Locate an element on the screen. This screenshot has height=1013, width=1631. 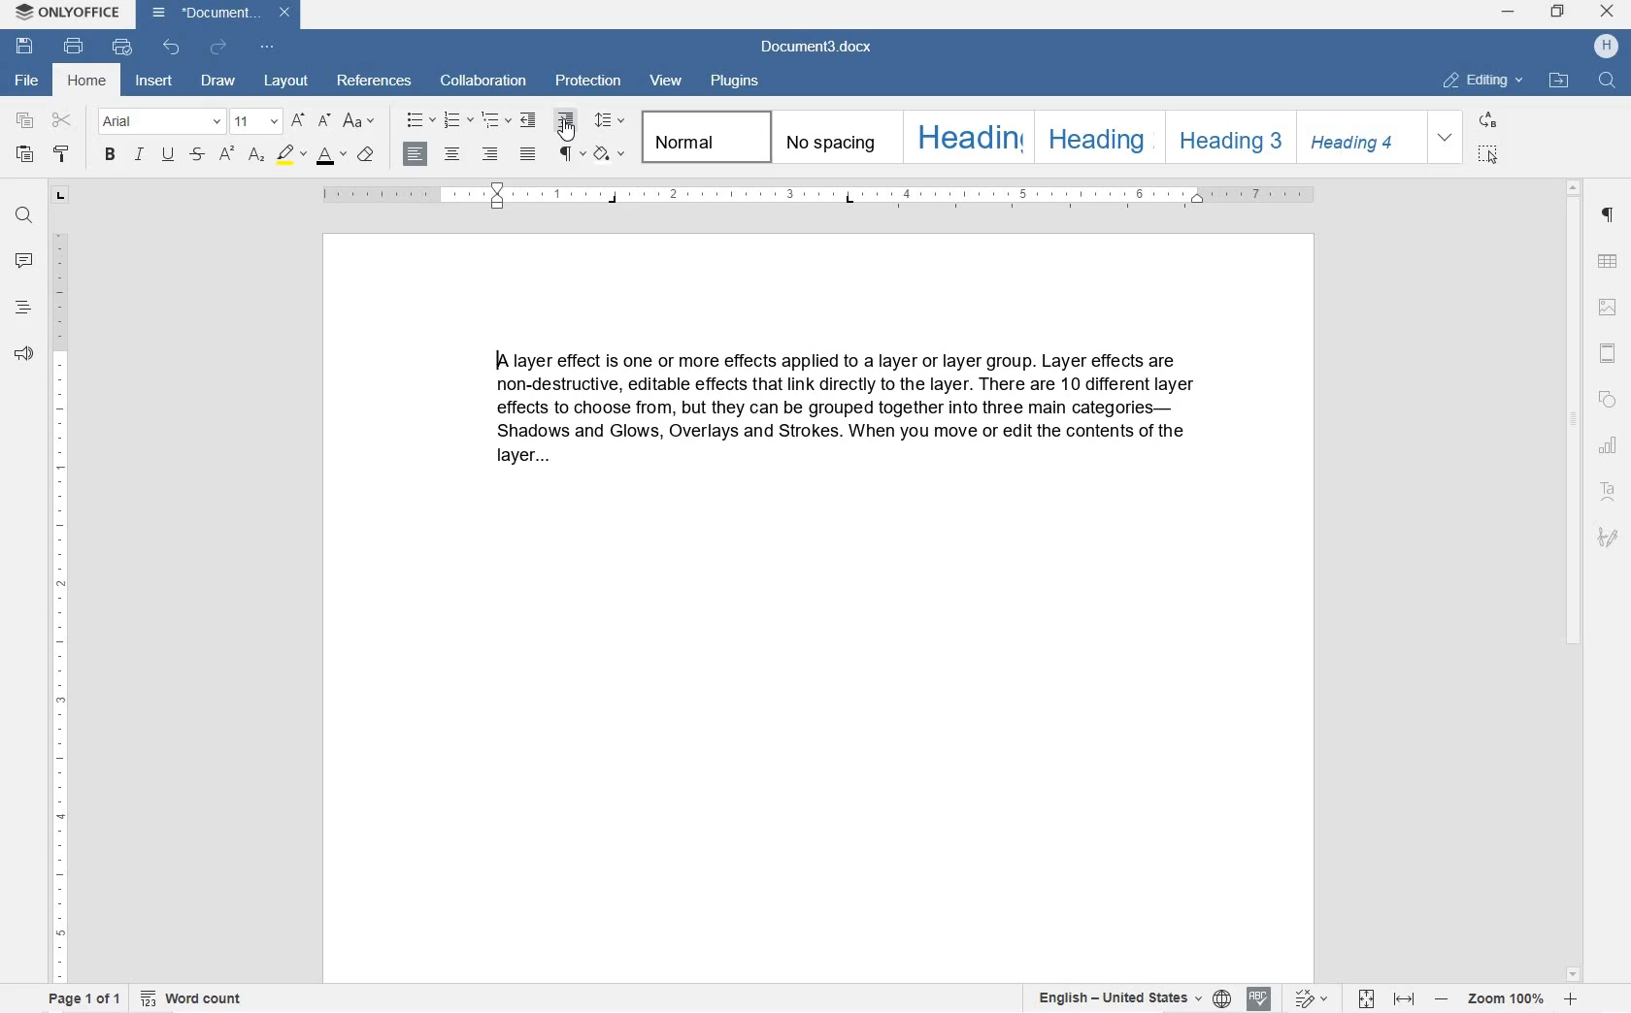
STRIKETHROUGH is located at coordinates (199, 155).